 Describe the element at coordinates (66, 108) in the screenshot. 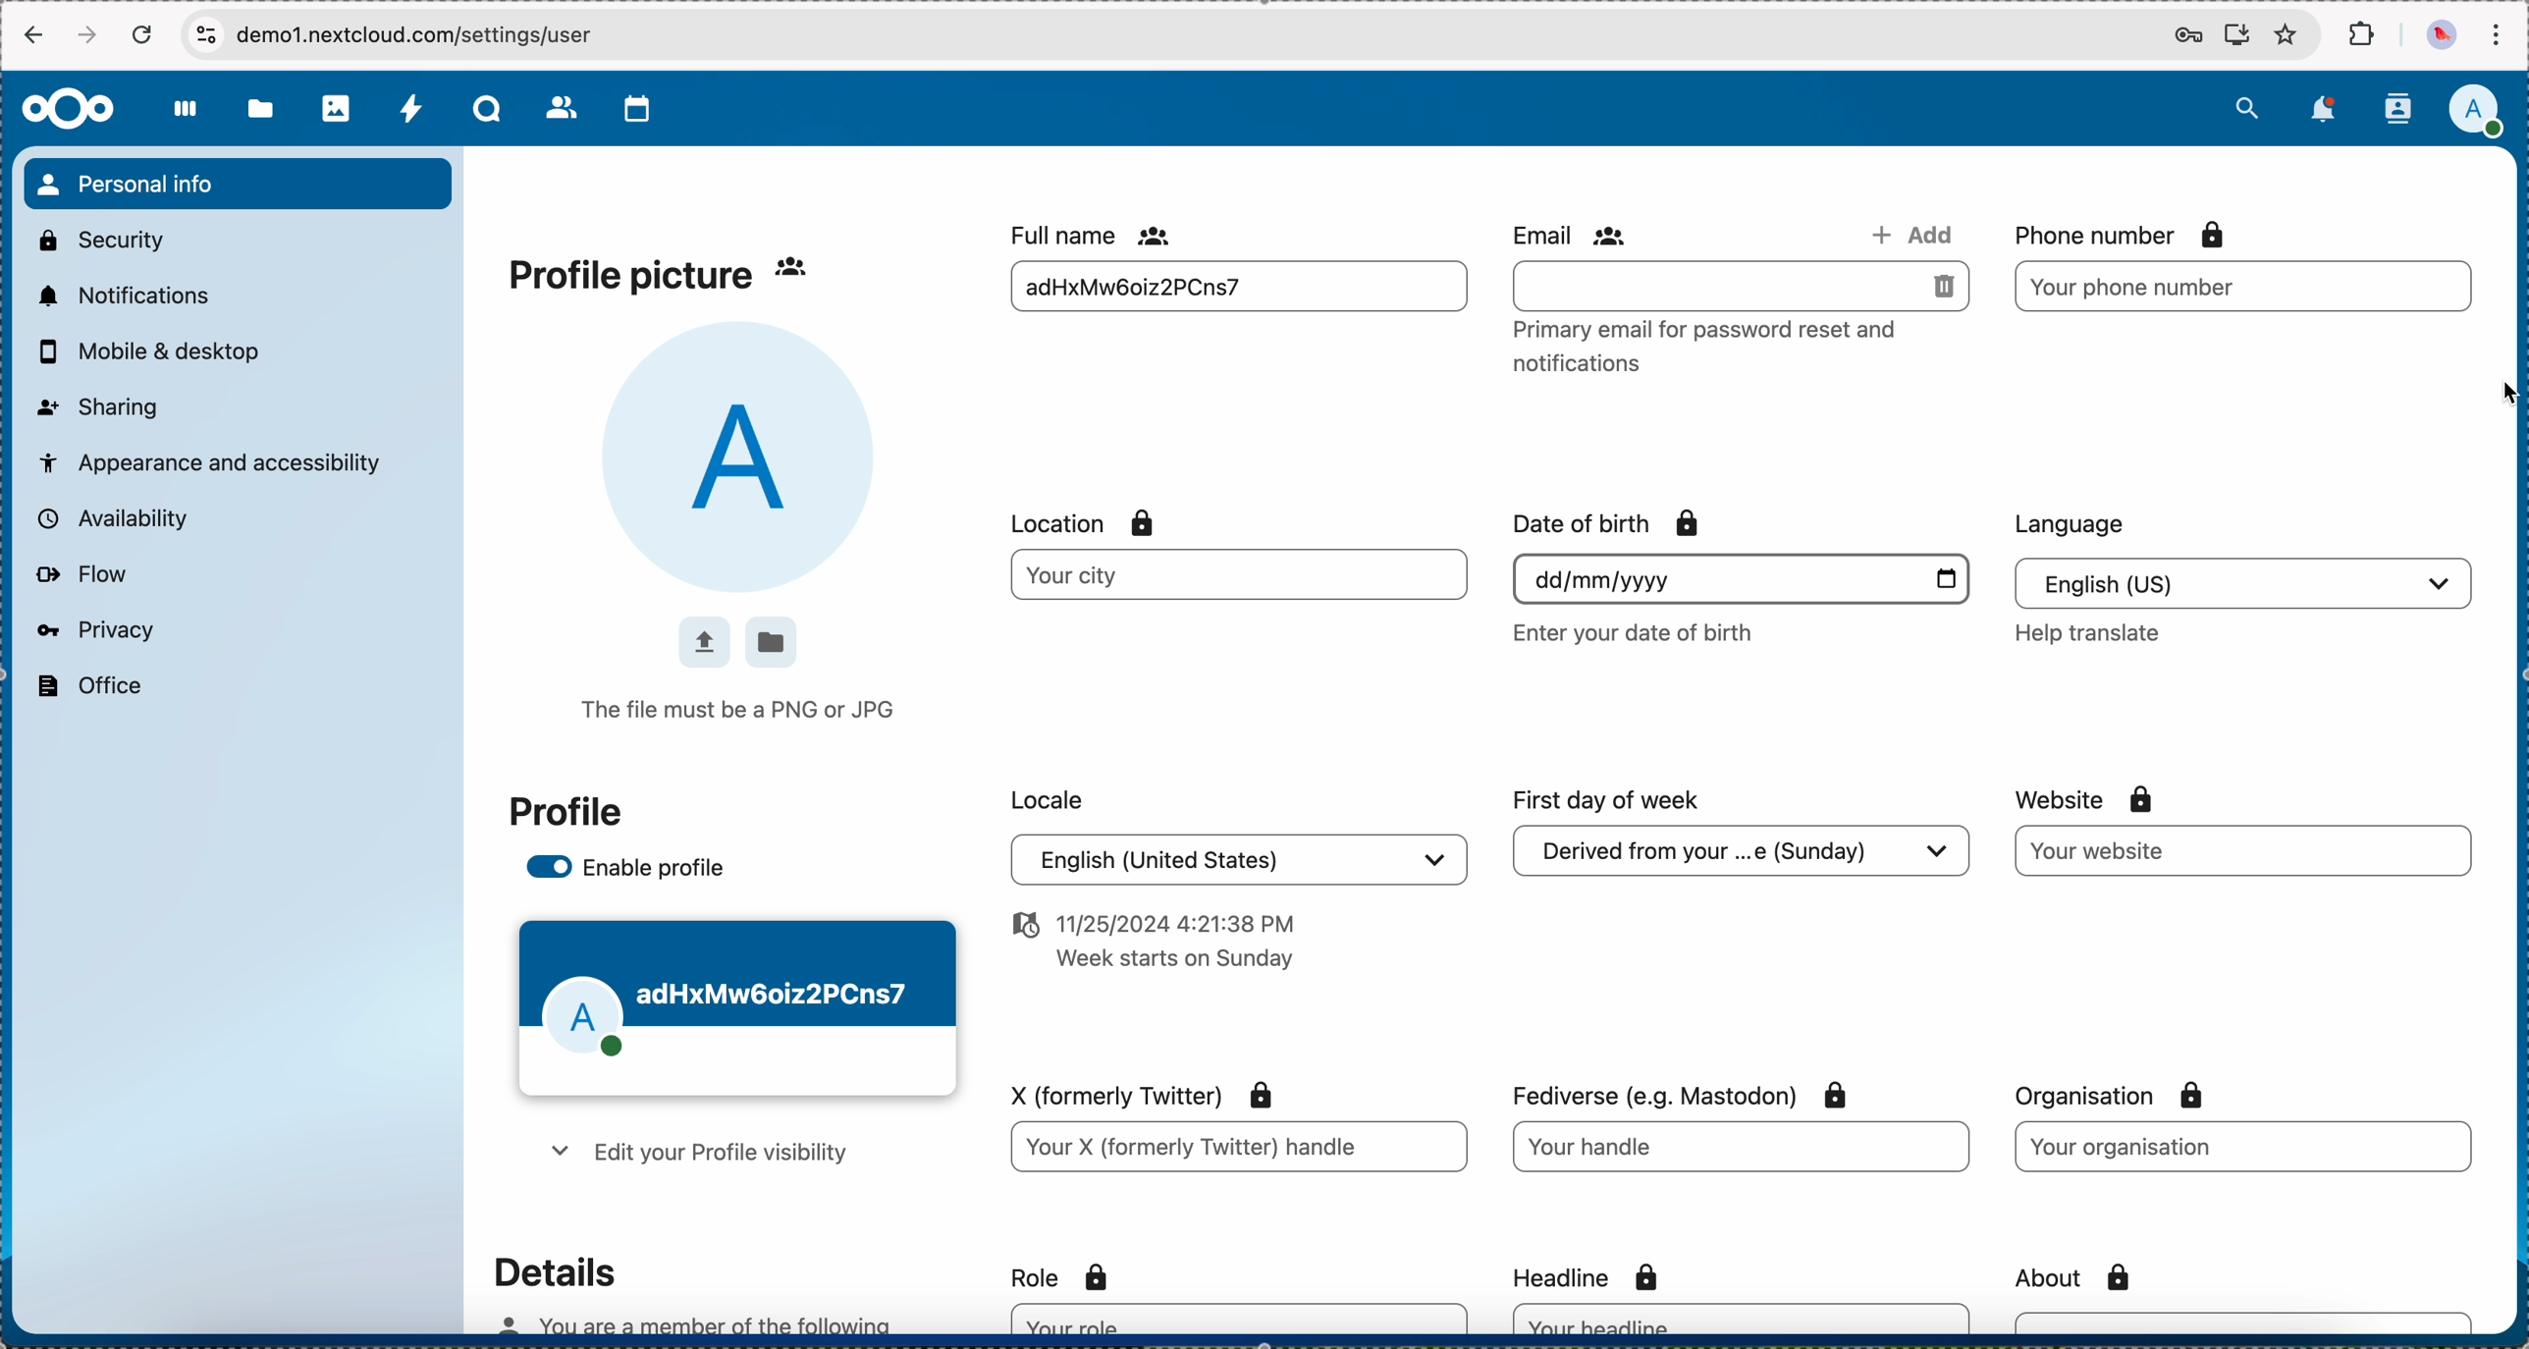

I see `Nextcloud logo` at that location.